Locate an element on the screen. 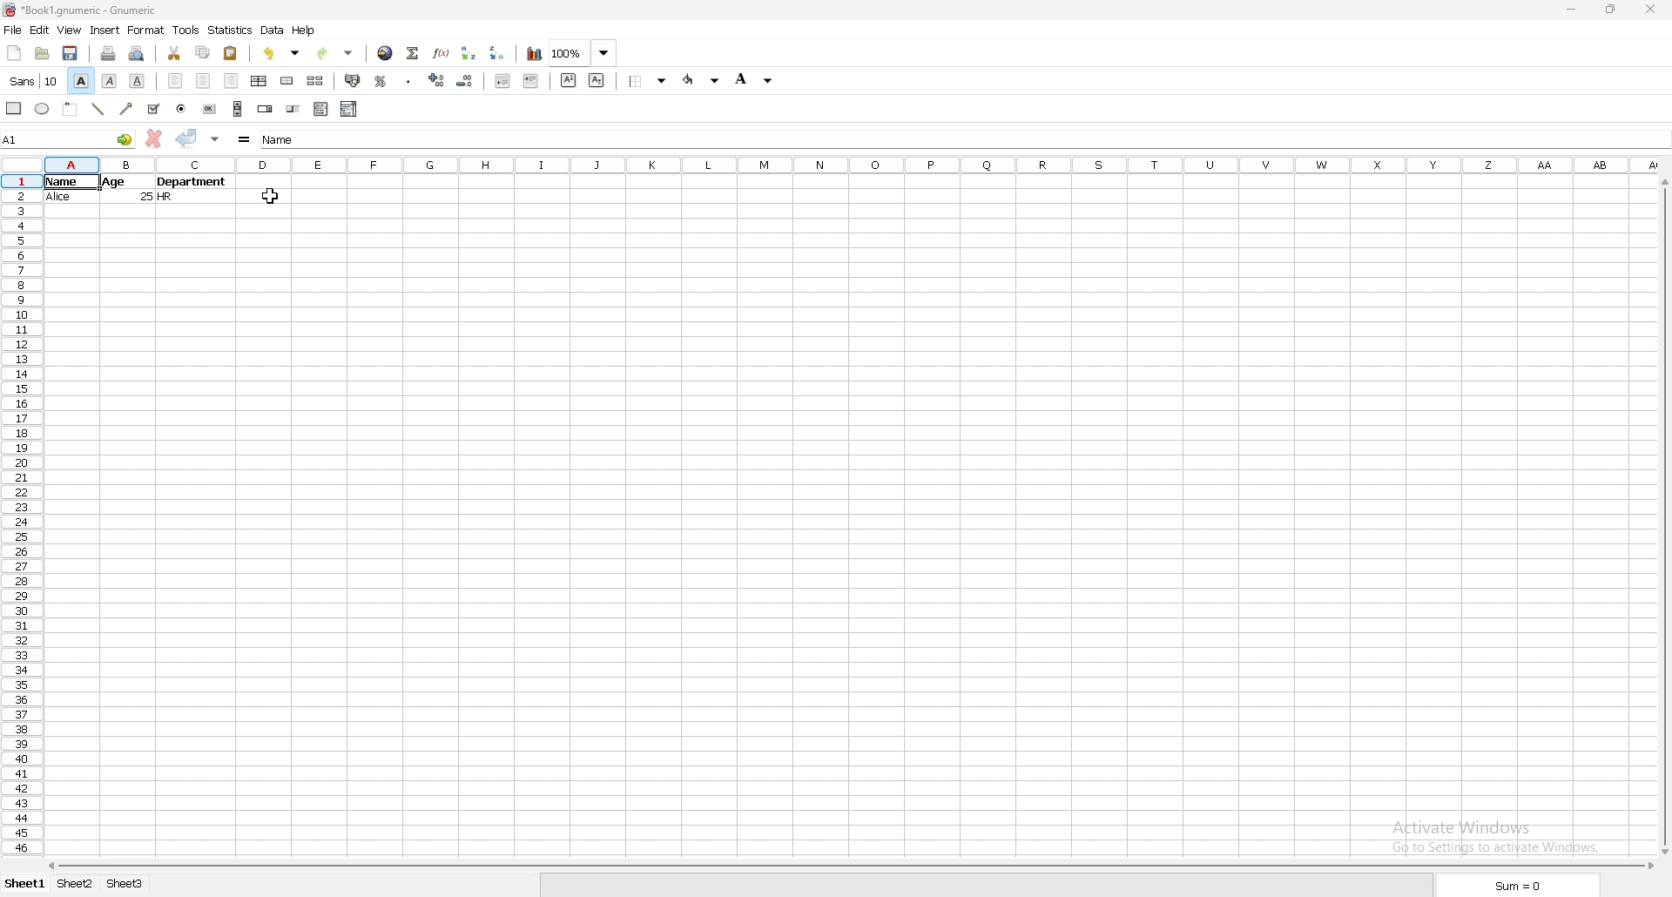 Image resolution: width=1672 pixels, height=897 pixels. zoom is located at coordinates (583, 53).